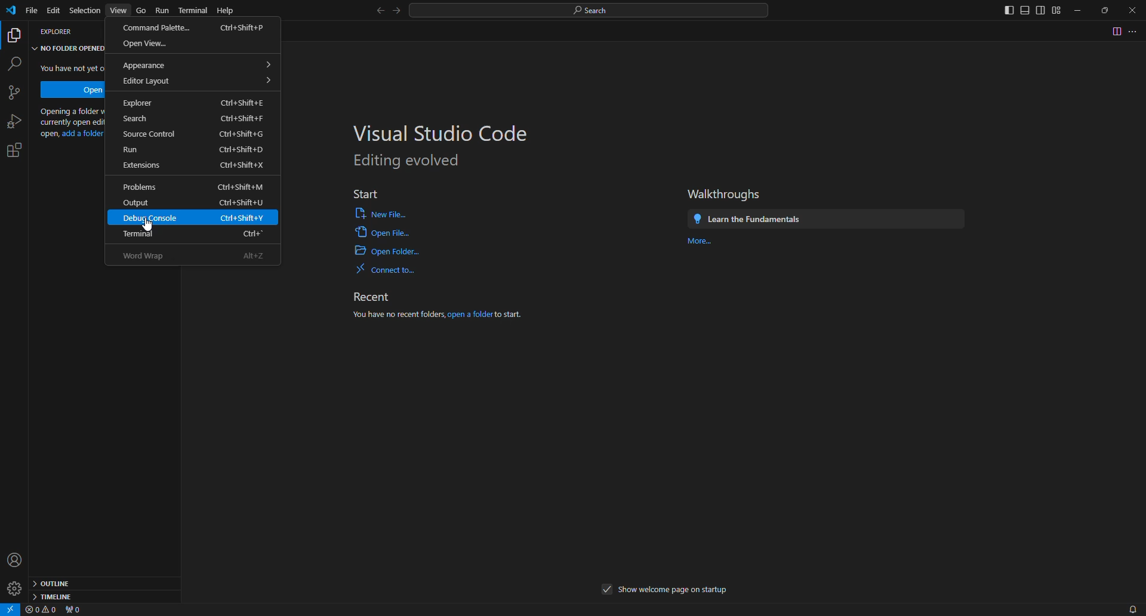 This screenshot has width=1146, height=616. What do you see at coordinates (20, 148) in the screenshot?
I see `settings` at bounding box center [20, 148].